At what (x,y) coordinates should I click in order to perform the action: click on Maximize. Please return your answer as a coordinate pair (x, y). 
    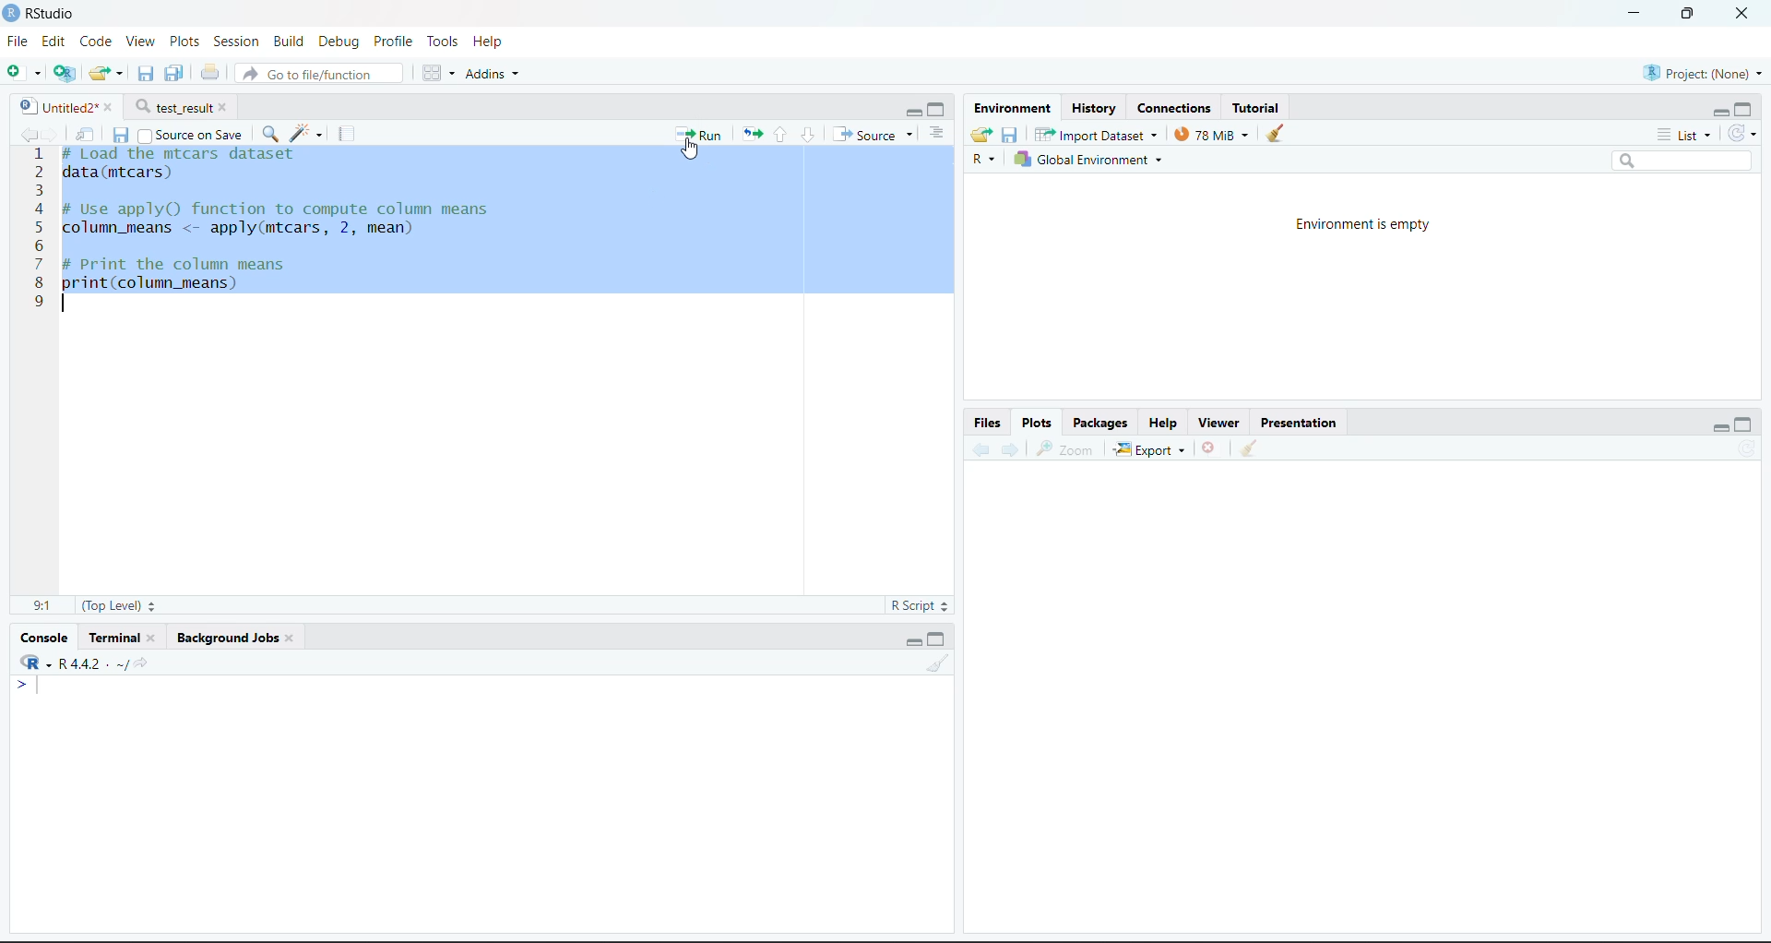
    Looking at the image, I should click on (938, 639).